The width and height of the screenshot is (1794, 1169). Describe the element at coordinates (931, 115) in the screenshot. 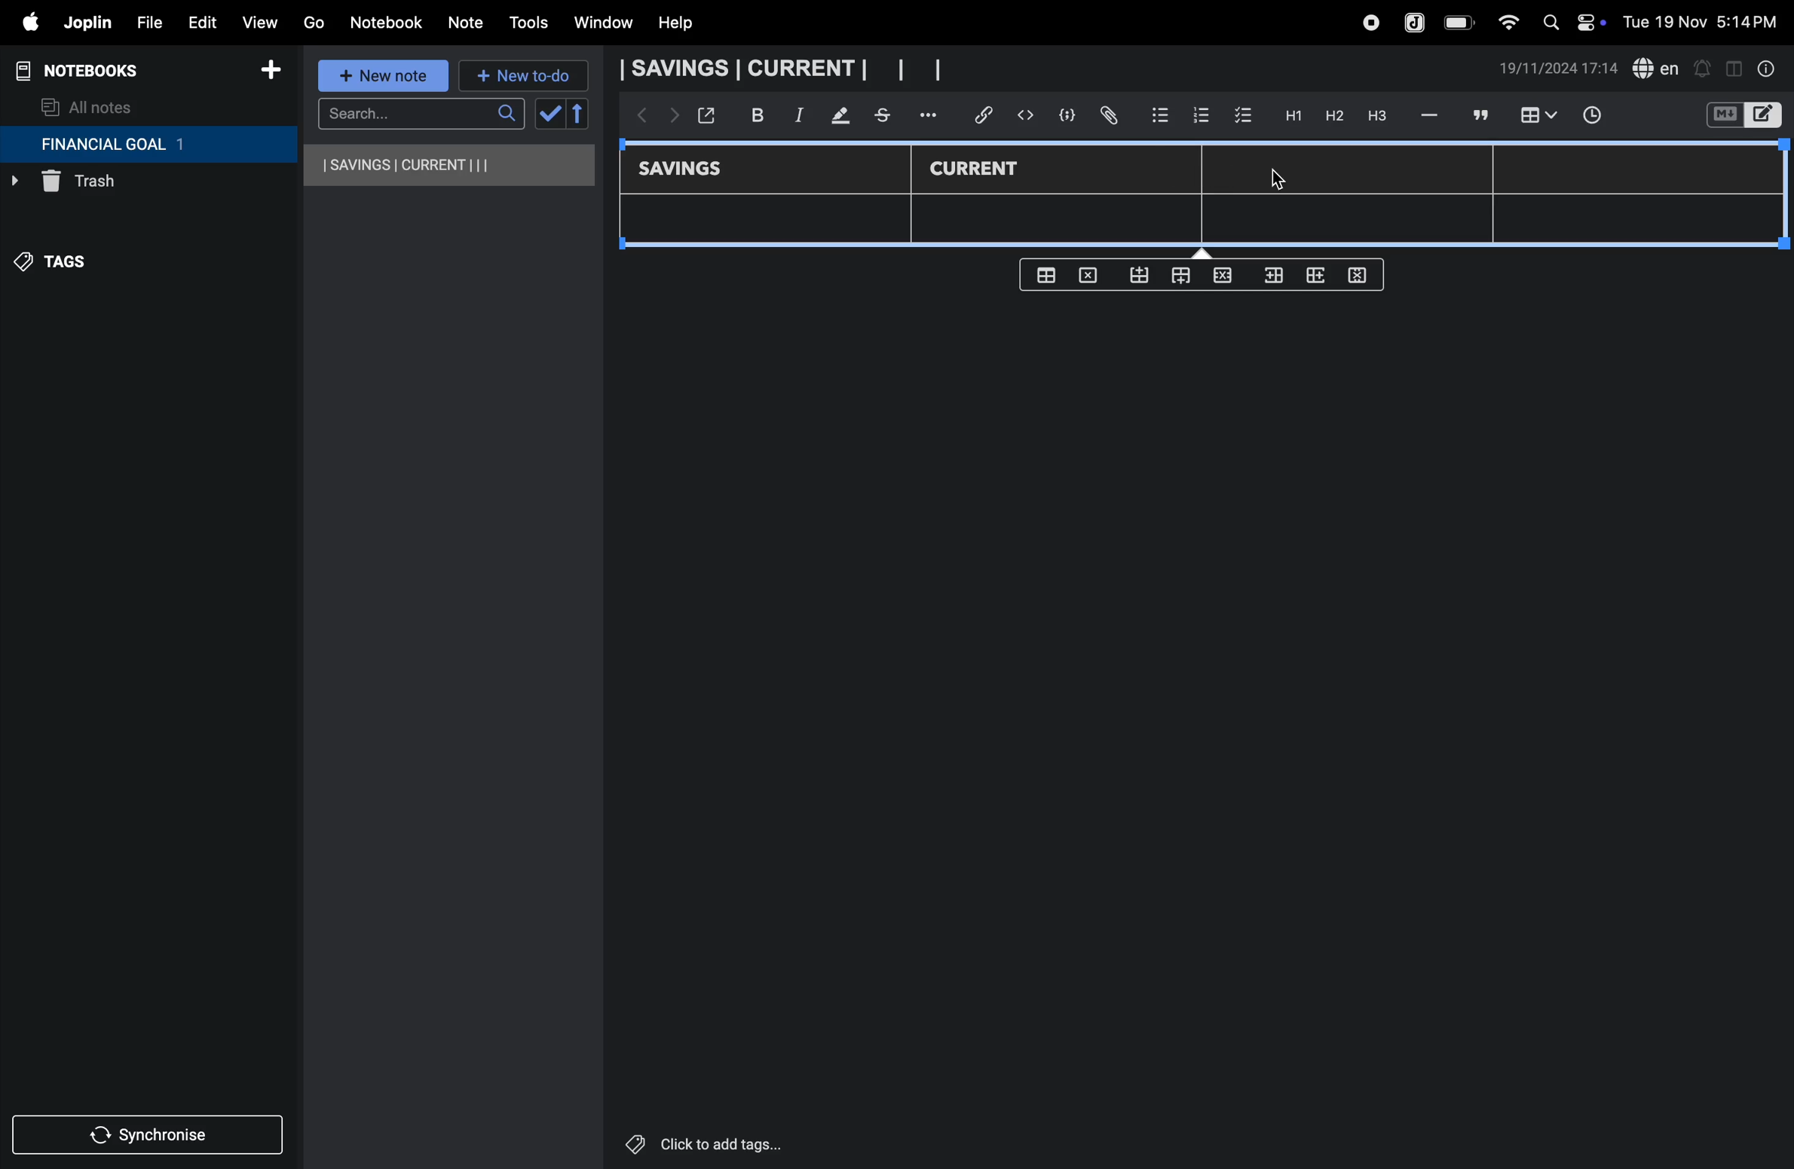

I see `options` at that location.